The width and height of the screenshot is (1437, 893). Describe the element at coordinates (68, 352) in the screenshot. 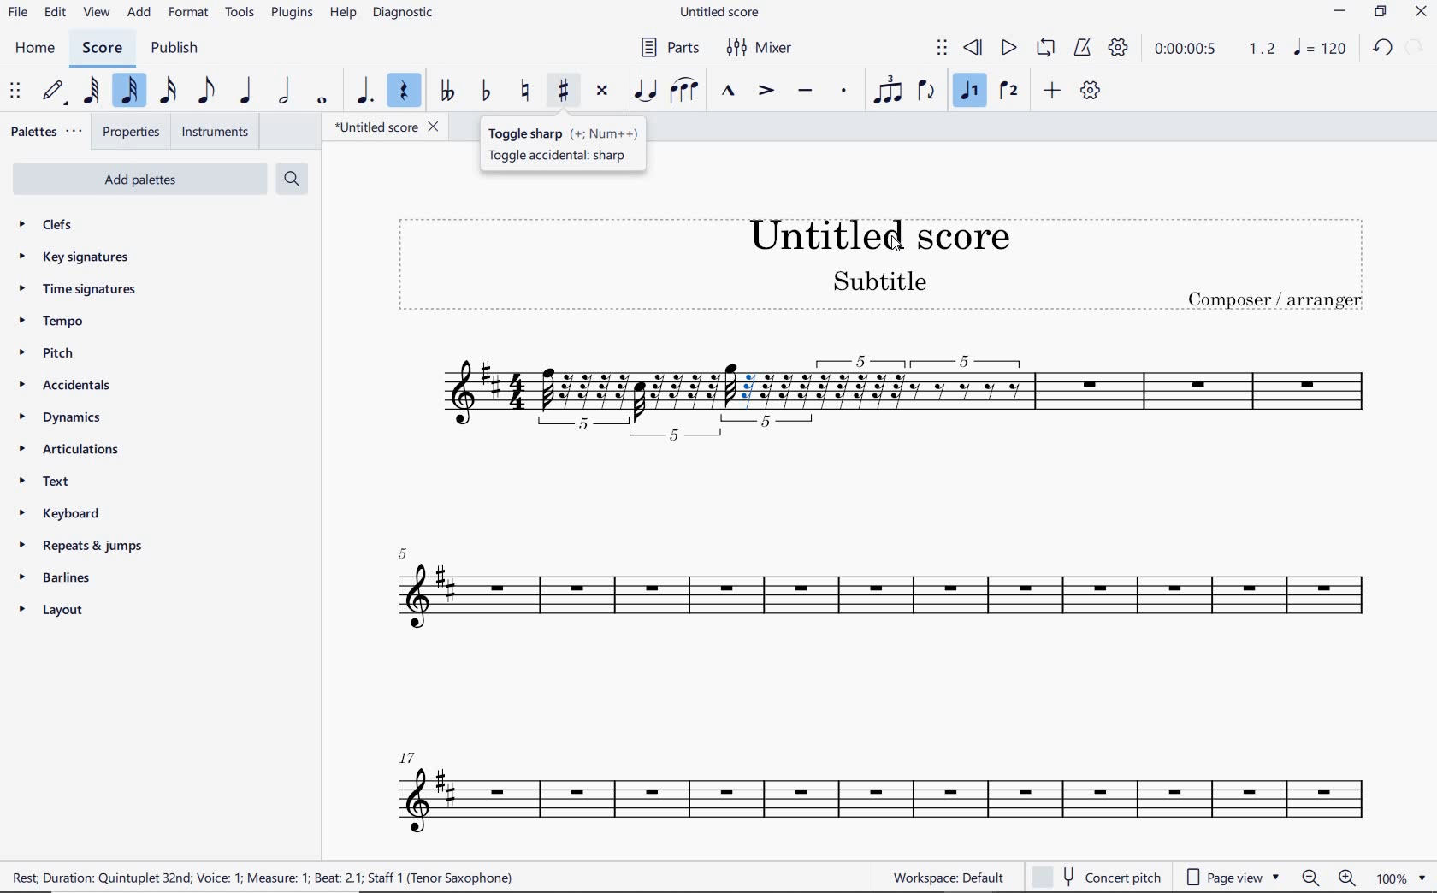

I see `PITCH` at that location.